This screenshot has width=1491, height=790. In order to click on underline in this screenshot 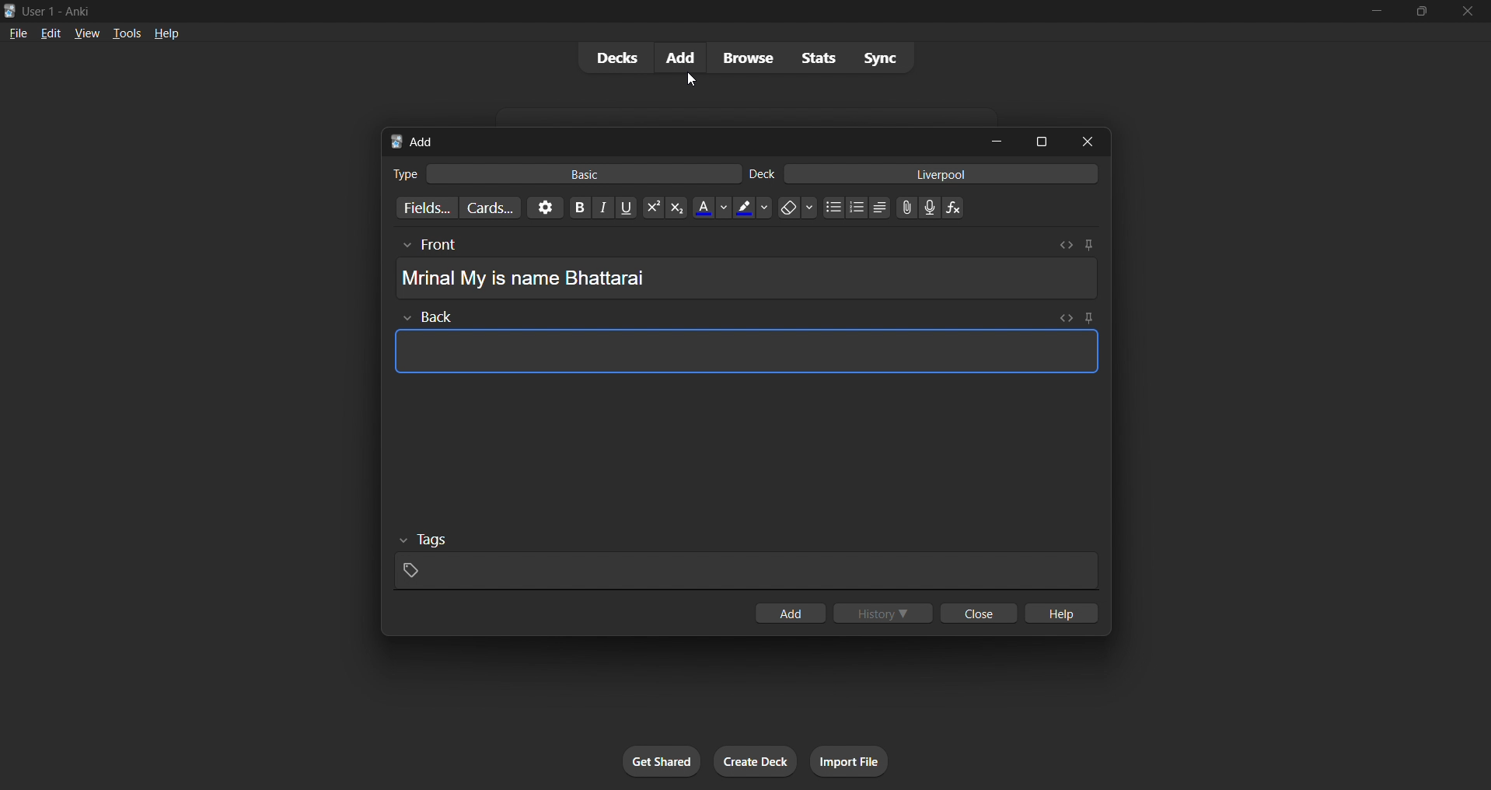, I will do `click(621, 207)`.